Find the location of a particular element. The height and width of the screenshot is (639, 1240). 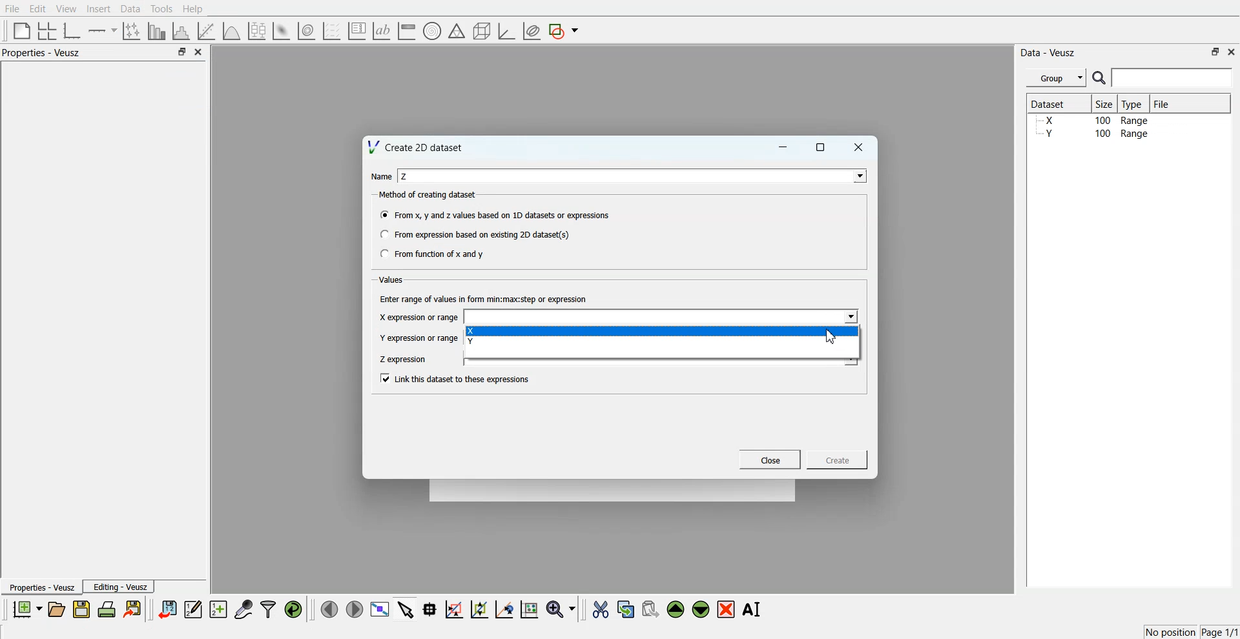

Ternary Graph is located at coordinates (457, 30).